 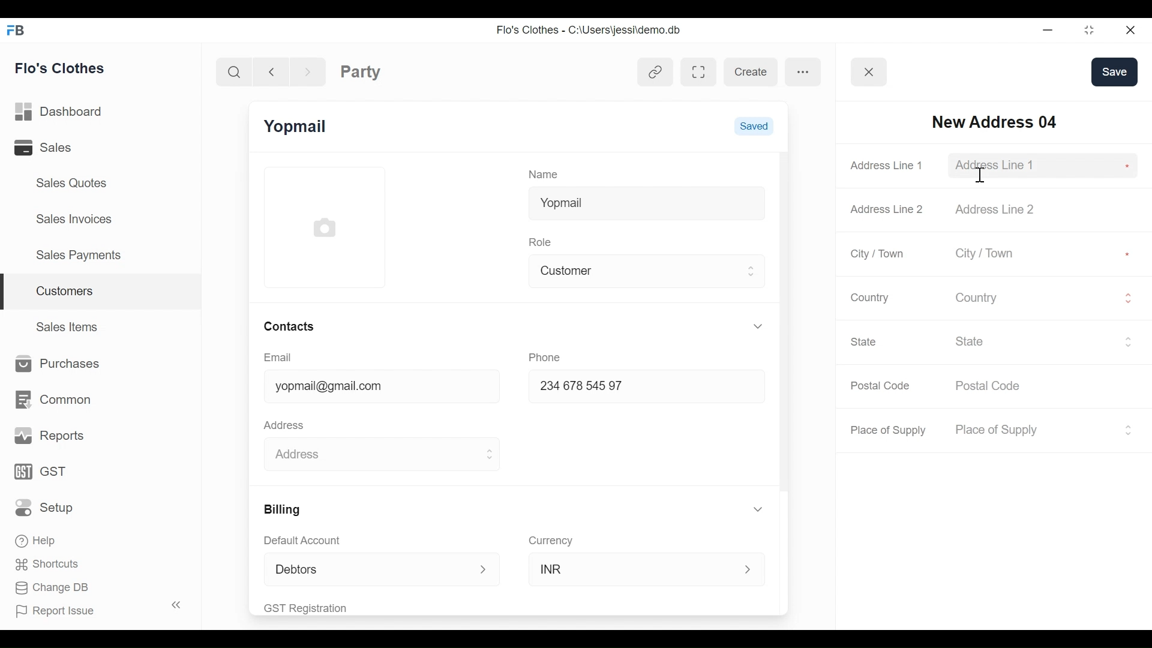 I want to click on Navigate Forward, so click(x=308, y=70).